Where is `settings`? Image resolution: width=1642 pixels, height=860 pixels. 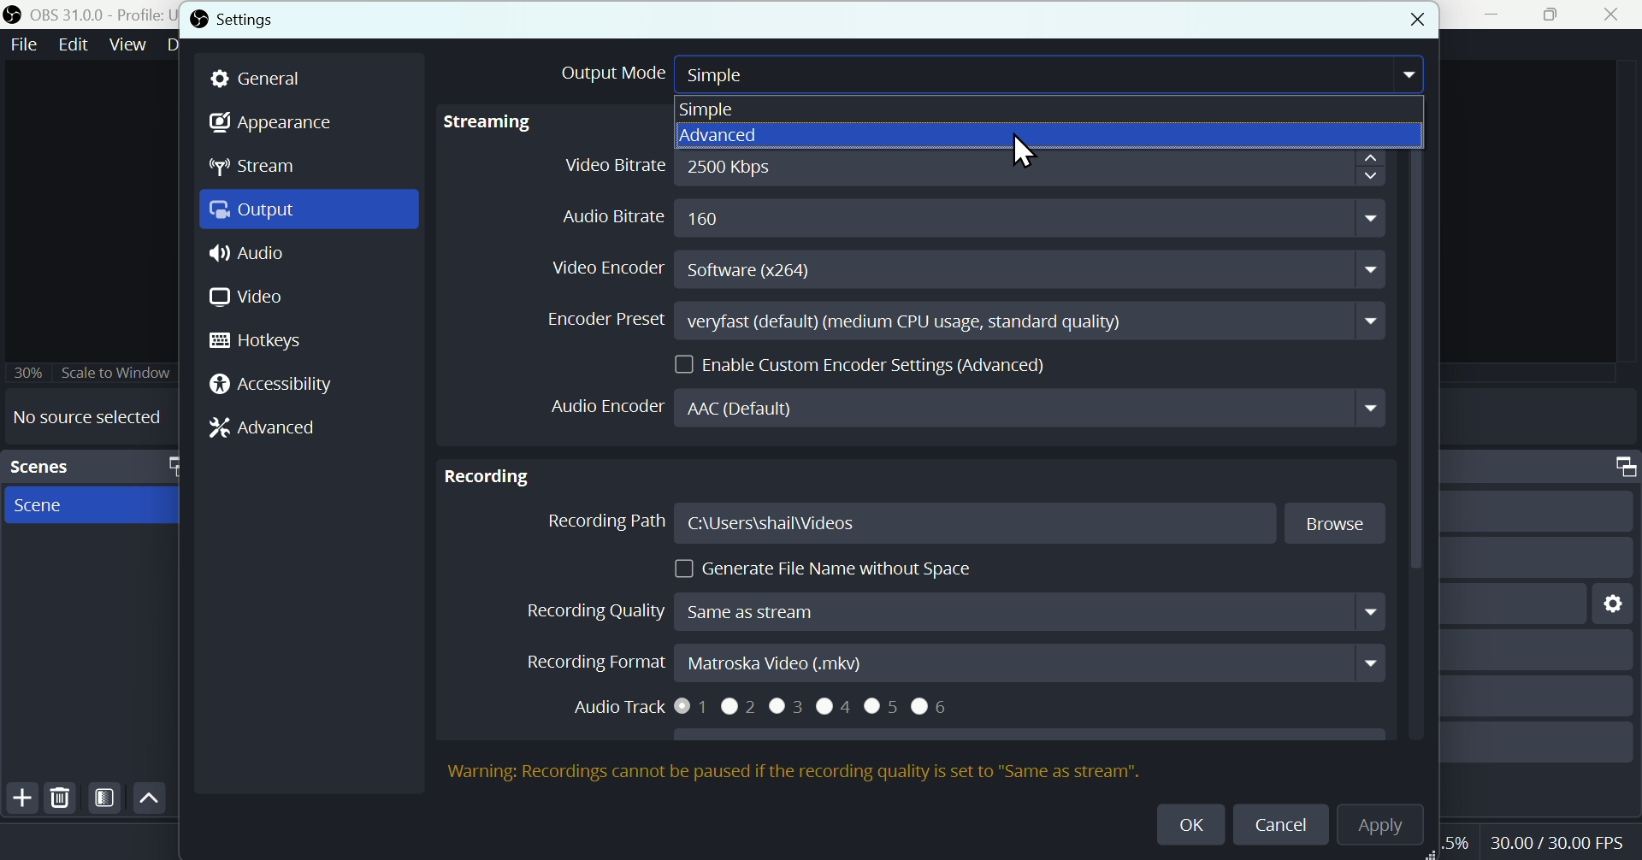 settings is located at coordinates (231, 22).